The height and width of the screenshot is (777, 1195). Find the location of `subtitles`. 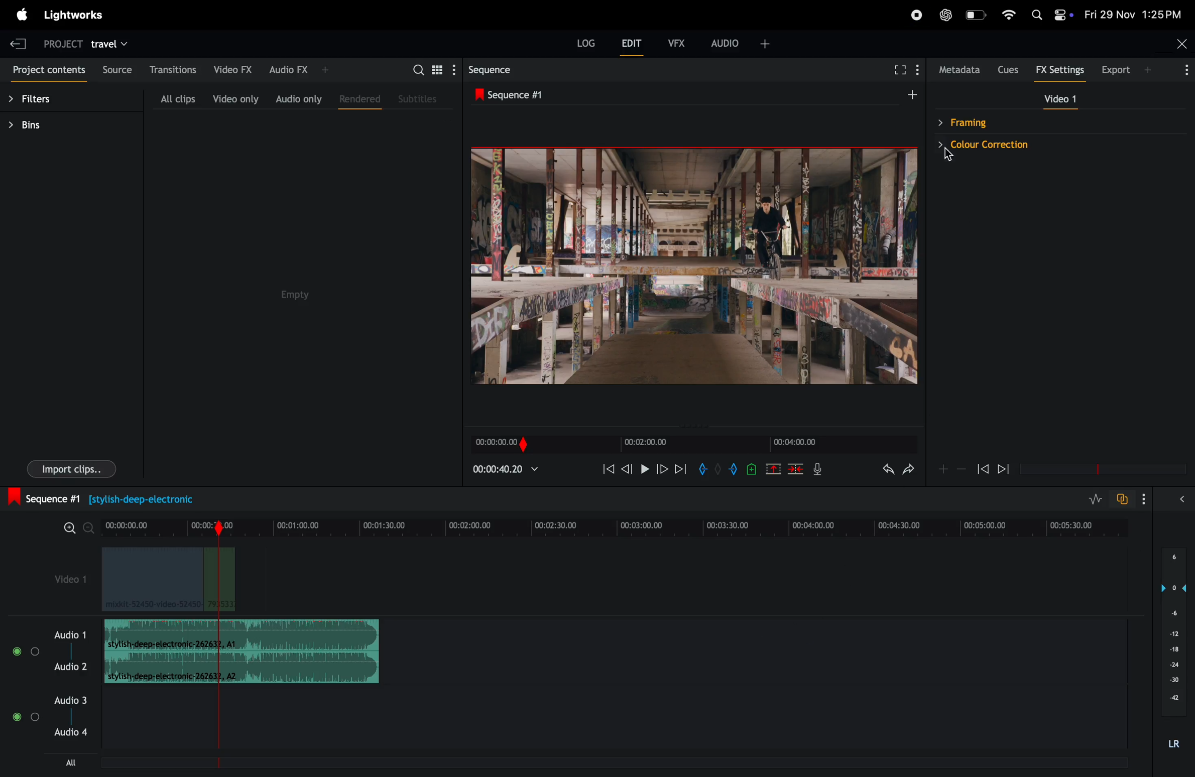

subtitles is located at coordinates (419, 98).